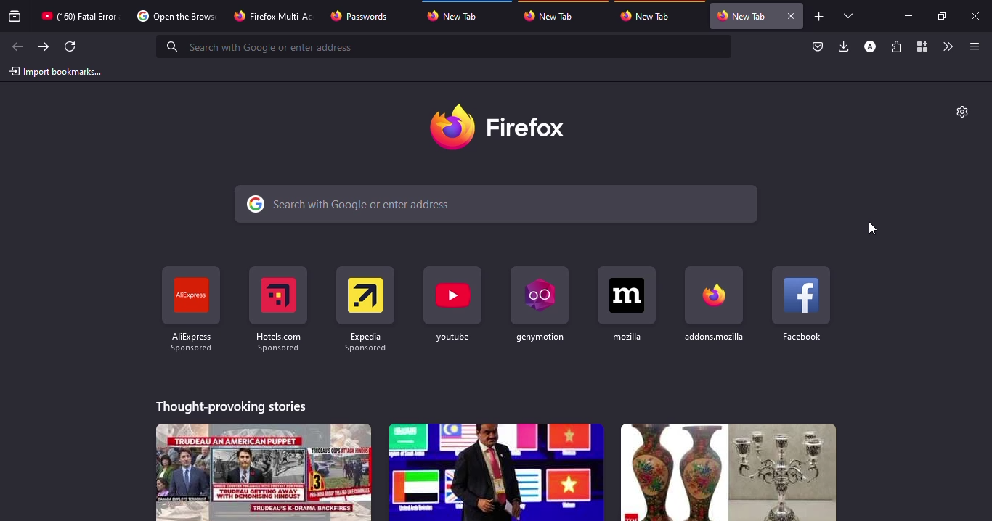 The width and height of the screenshot is (992, 521). I want to click on minimize, so click(906, 14).